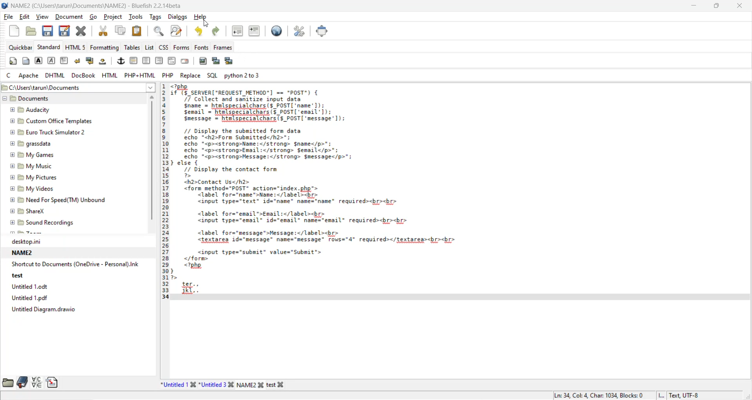  What do you see at coordinates (140, 74) in the screenshot?
I see `php html` at bounding box center [140, 74].